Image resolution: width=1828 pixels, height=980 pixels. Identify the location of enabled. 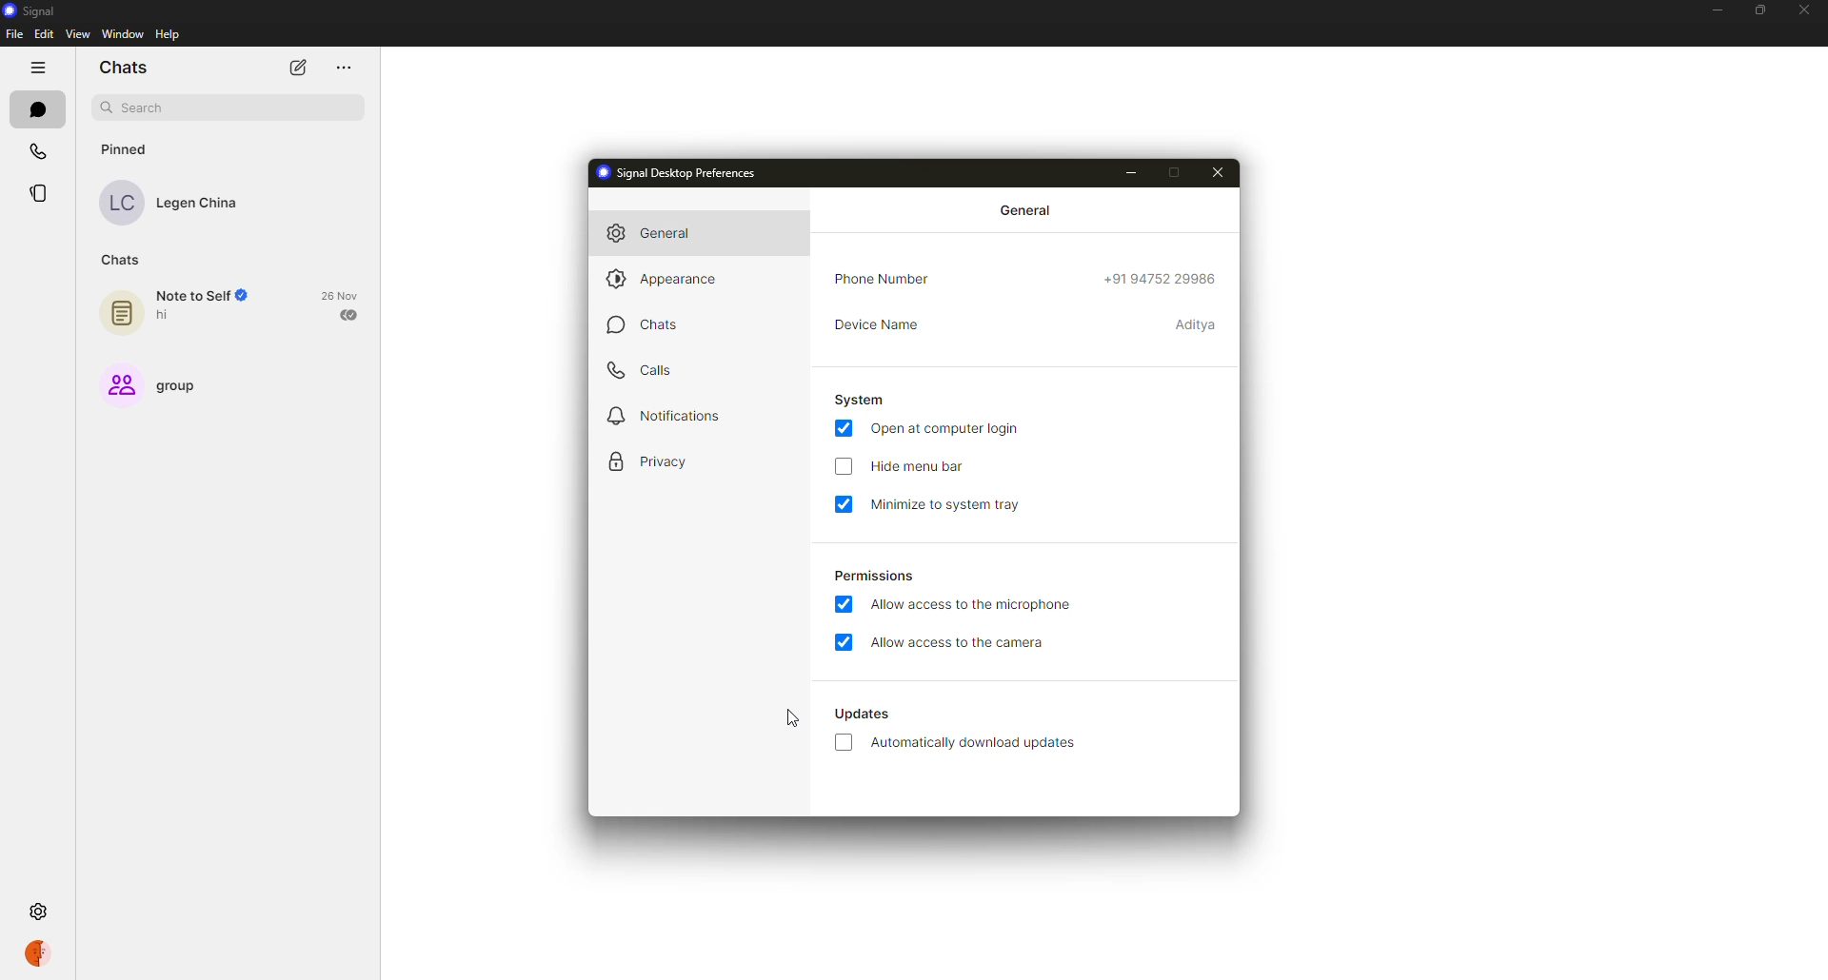
(845, 604).